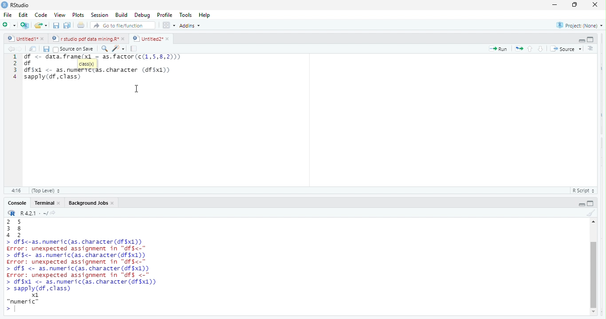 The height and width of the screenshot is (319, 606). Describe the element at coordinates (22, 39) in the screenshot. I see ` Untitied1` at that location.